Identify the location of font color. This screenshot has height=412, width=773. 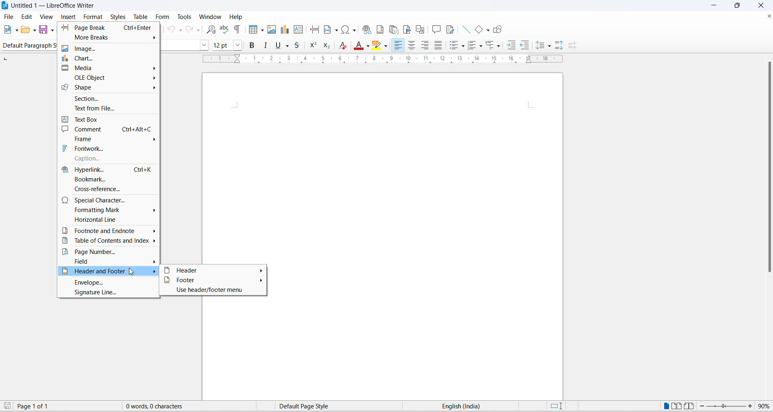
(357, 46).